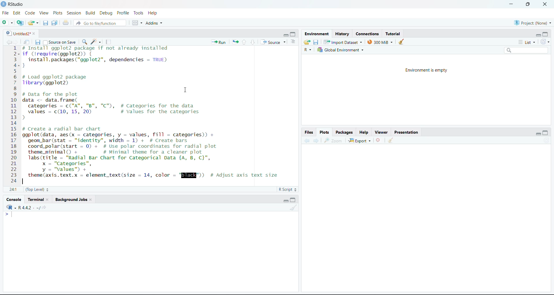  I want to click on Console, so click(14, 200).